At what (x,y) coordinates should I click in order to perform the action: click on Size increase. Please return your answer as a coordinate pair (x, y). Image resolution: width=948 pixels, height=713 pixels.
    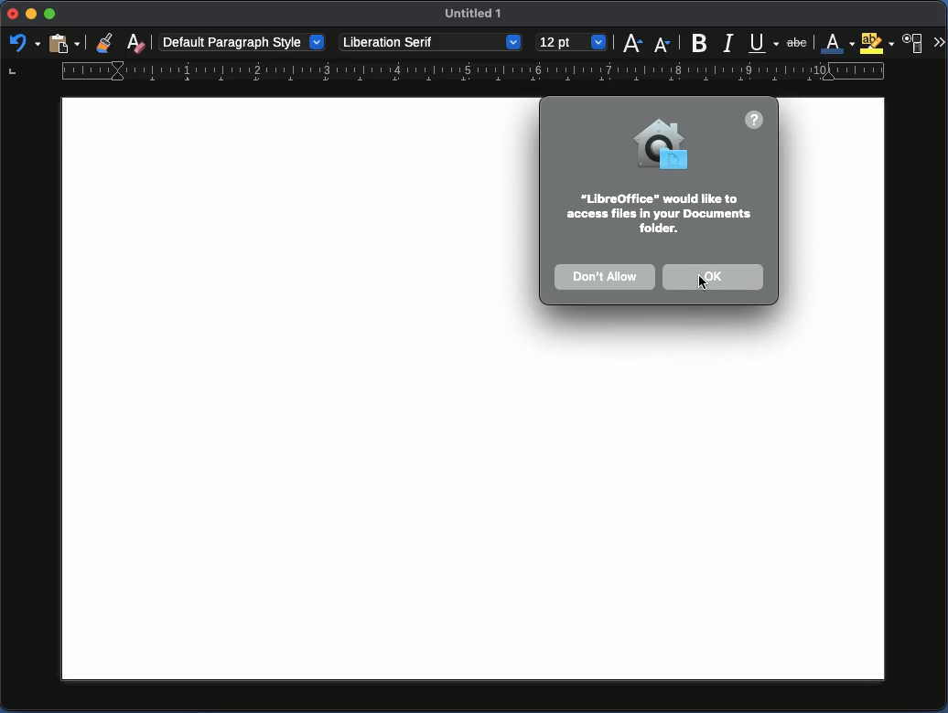
    Looking at the image, I should click on (634, 43).